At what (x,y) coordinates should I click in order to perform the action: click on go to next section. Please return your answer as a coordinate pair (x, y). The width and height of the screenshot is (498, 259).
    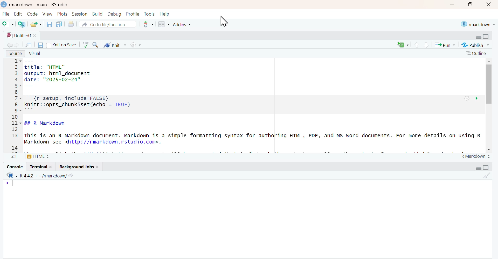
    Looking at the image, I should click on (427, 45).